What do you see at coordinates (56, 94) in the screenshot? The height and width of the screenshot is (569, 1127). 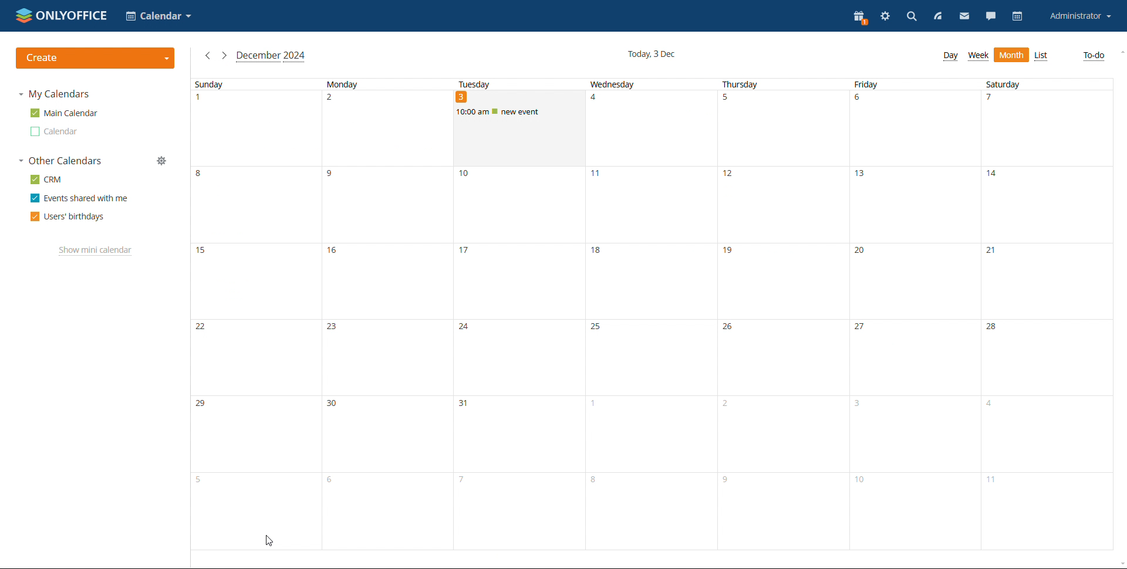 I see `my calendars` at bounding box center [56, 94].